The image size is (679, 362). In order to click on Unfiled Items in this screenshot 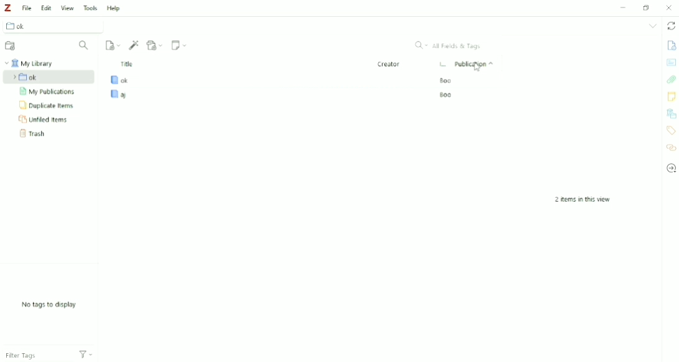, I will do `click(44, 121)`.